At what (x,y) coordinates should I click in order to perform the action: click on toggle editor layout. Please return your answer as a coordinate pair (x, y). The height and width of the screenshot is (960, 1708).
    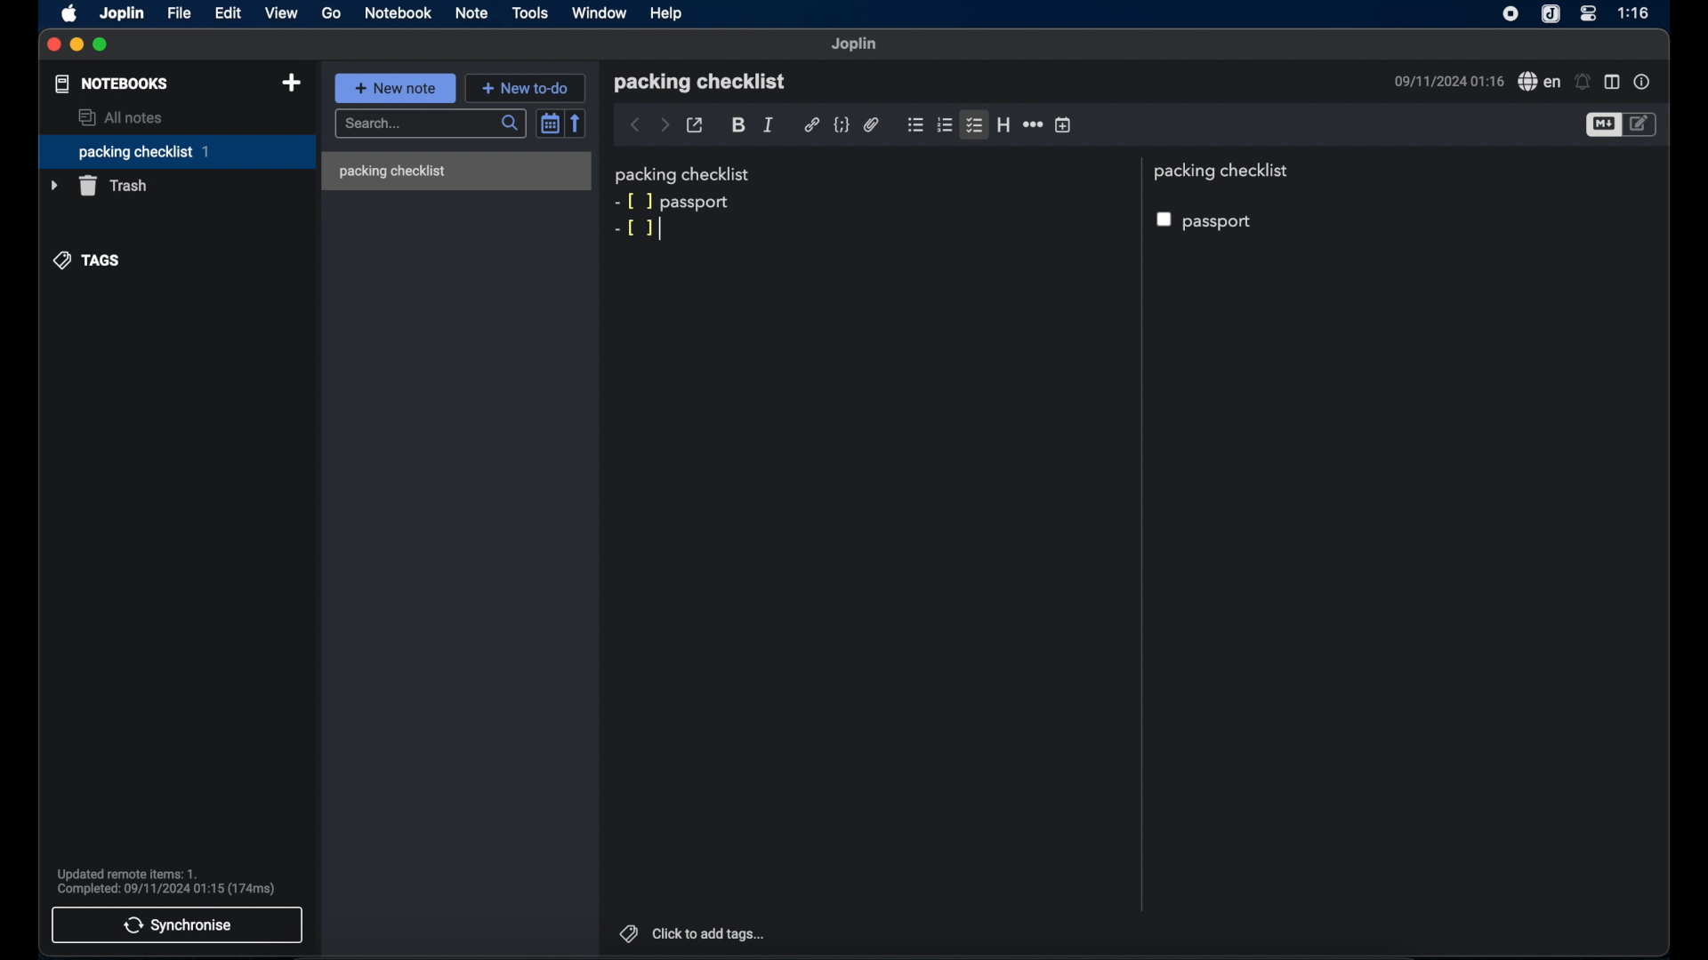
    Looking at the image, I should click on (1613, 81).